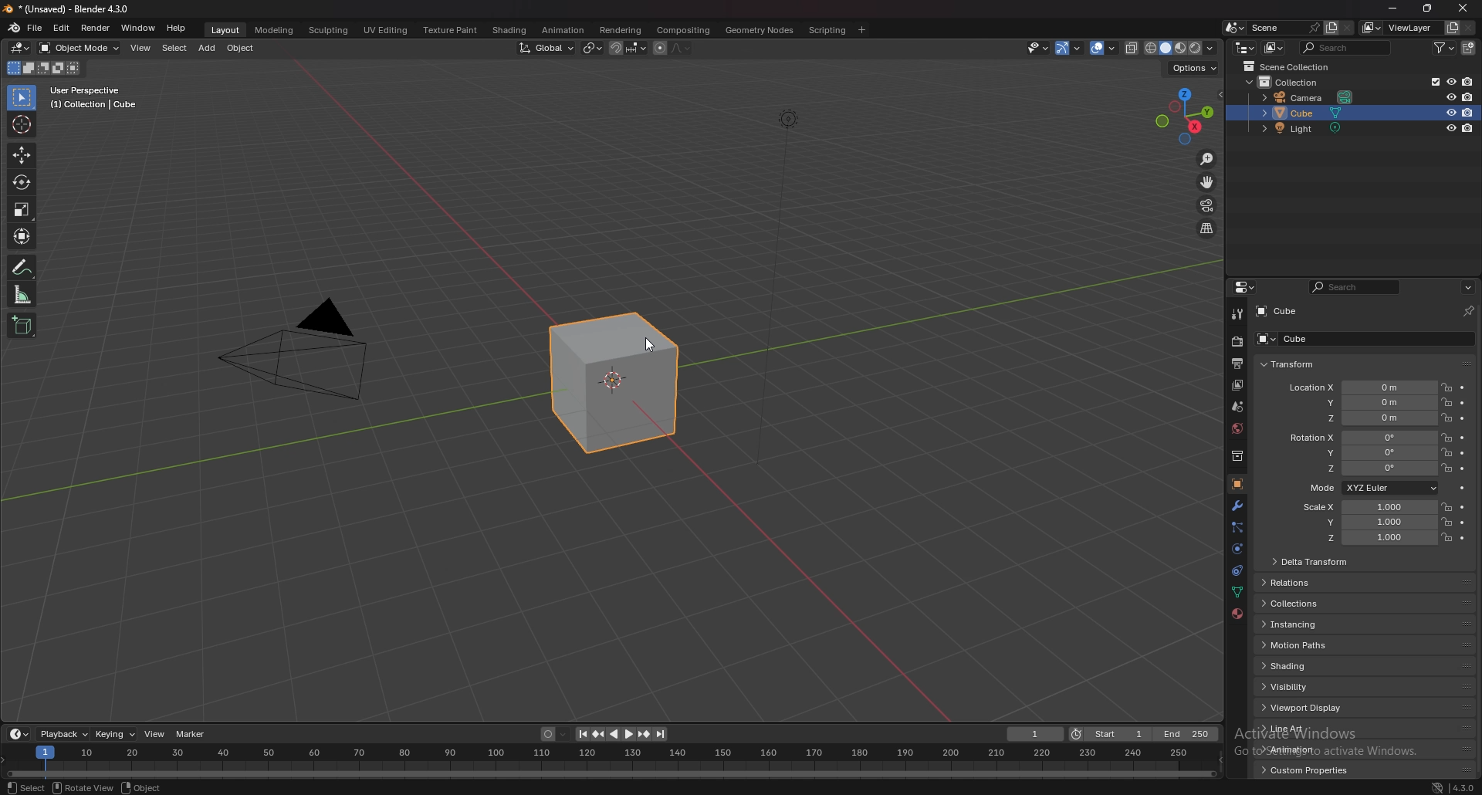 The image size is (1482, 795). Describe the element at coordinates (1450, 27) in the screenshot. I see `add view layer` at that location.